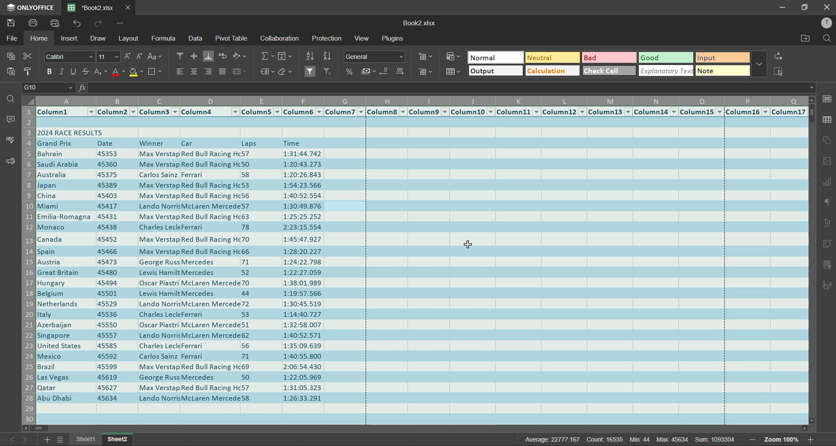  Describe the element at coordinates (29, 56) in the screenshot. I see `cut` at that location.